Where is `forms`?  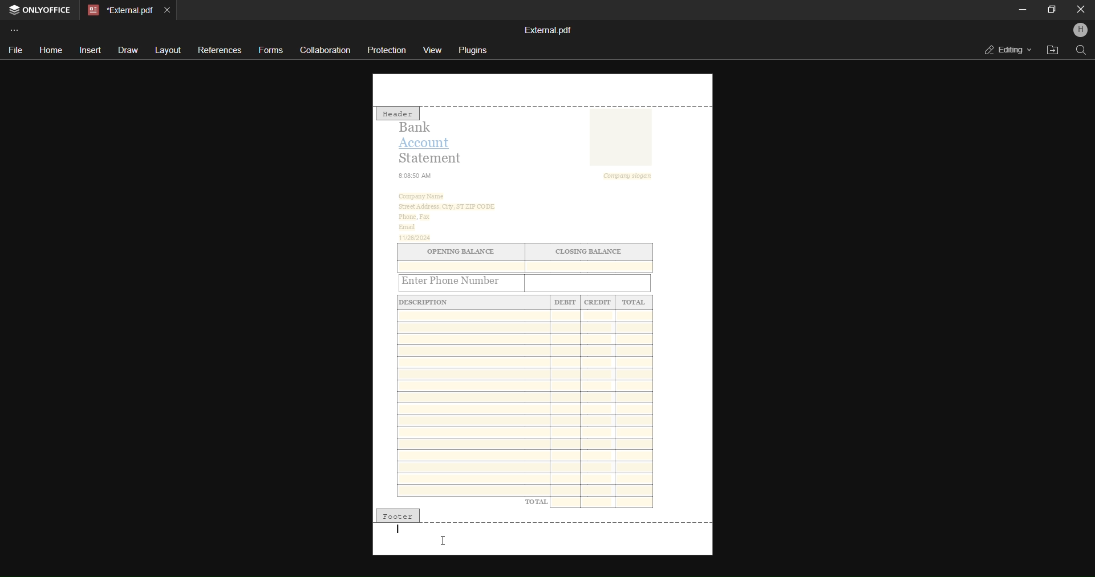 forms is located at coordinates (270, 50).